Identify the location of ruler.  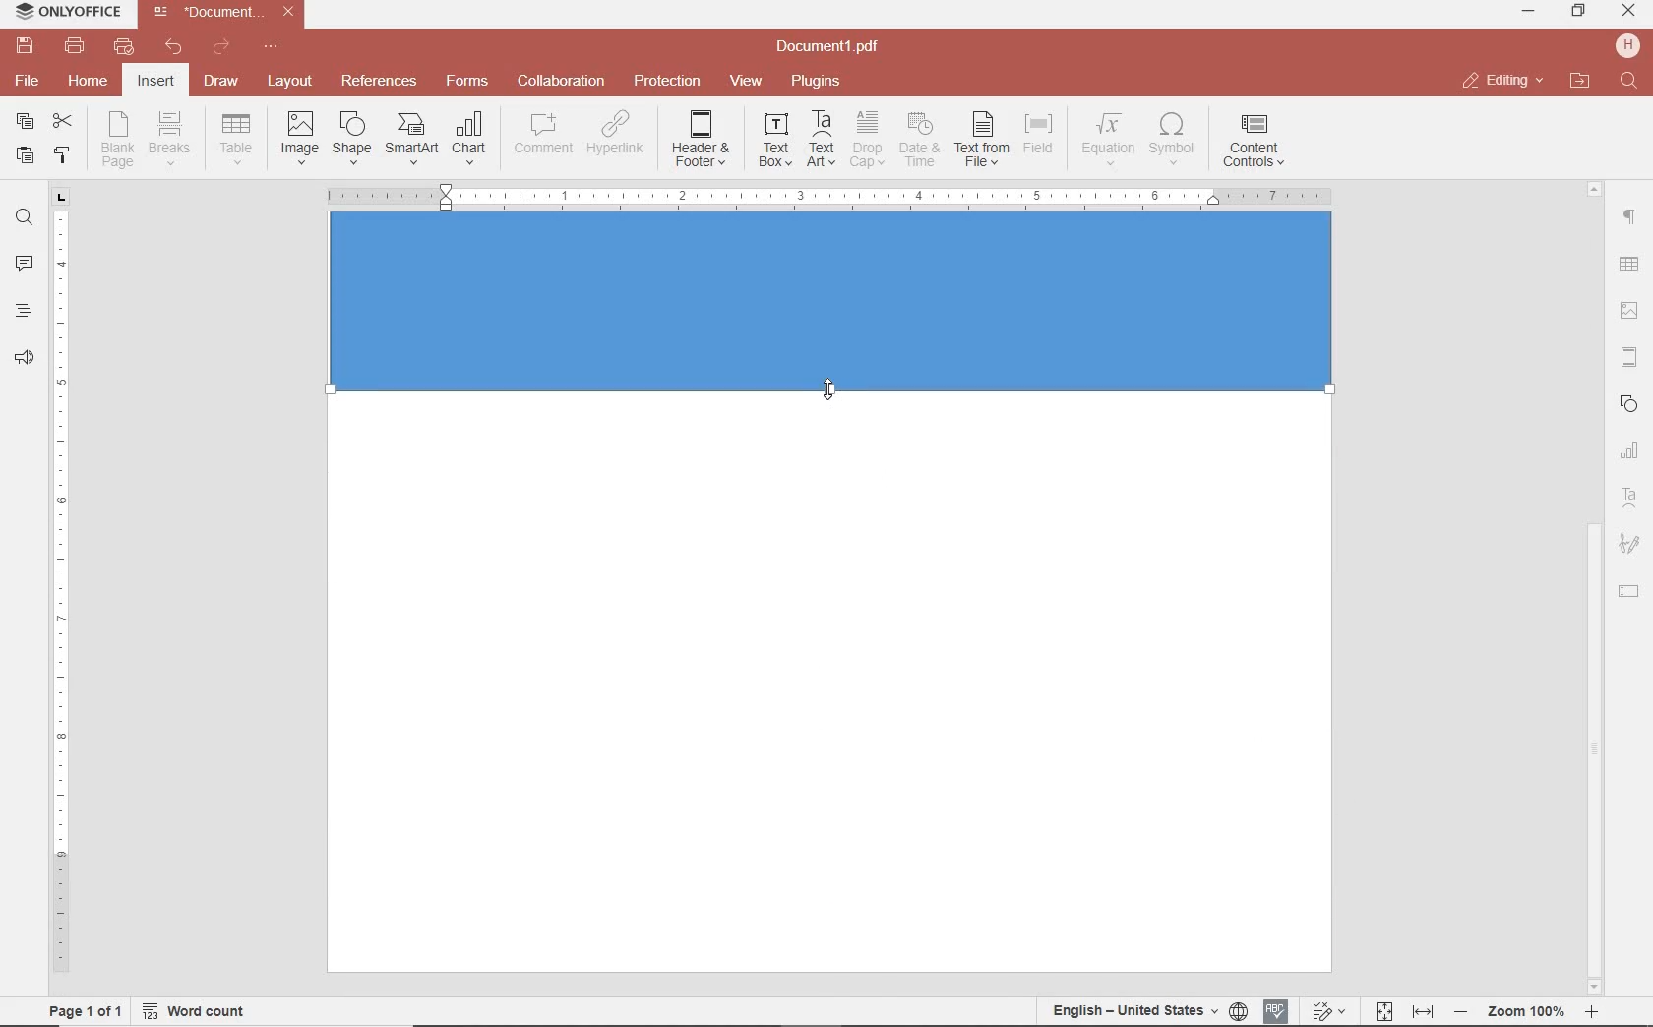
(62, 601).